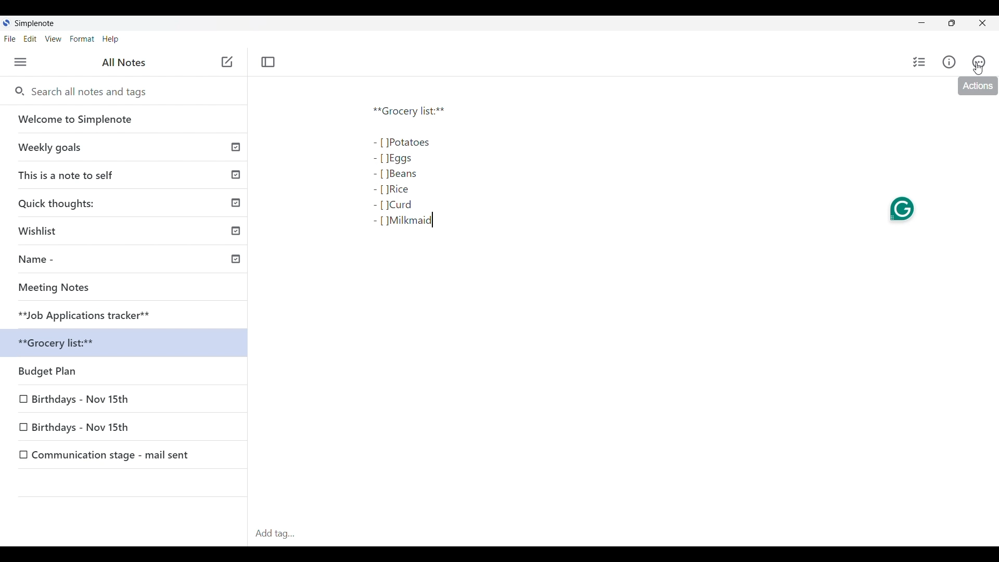 The image size is (999, 562). I want to click on **Grocery list:** -[]Potatoes -[]Eggs -[]Beans -[]Rice -[]Curd -[]Milkmaid, so click(437, 175).